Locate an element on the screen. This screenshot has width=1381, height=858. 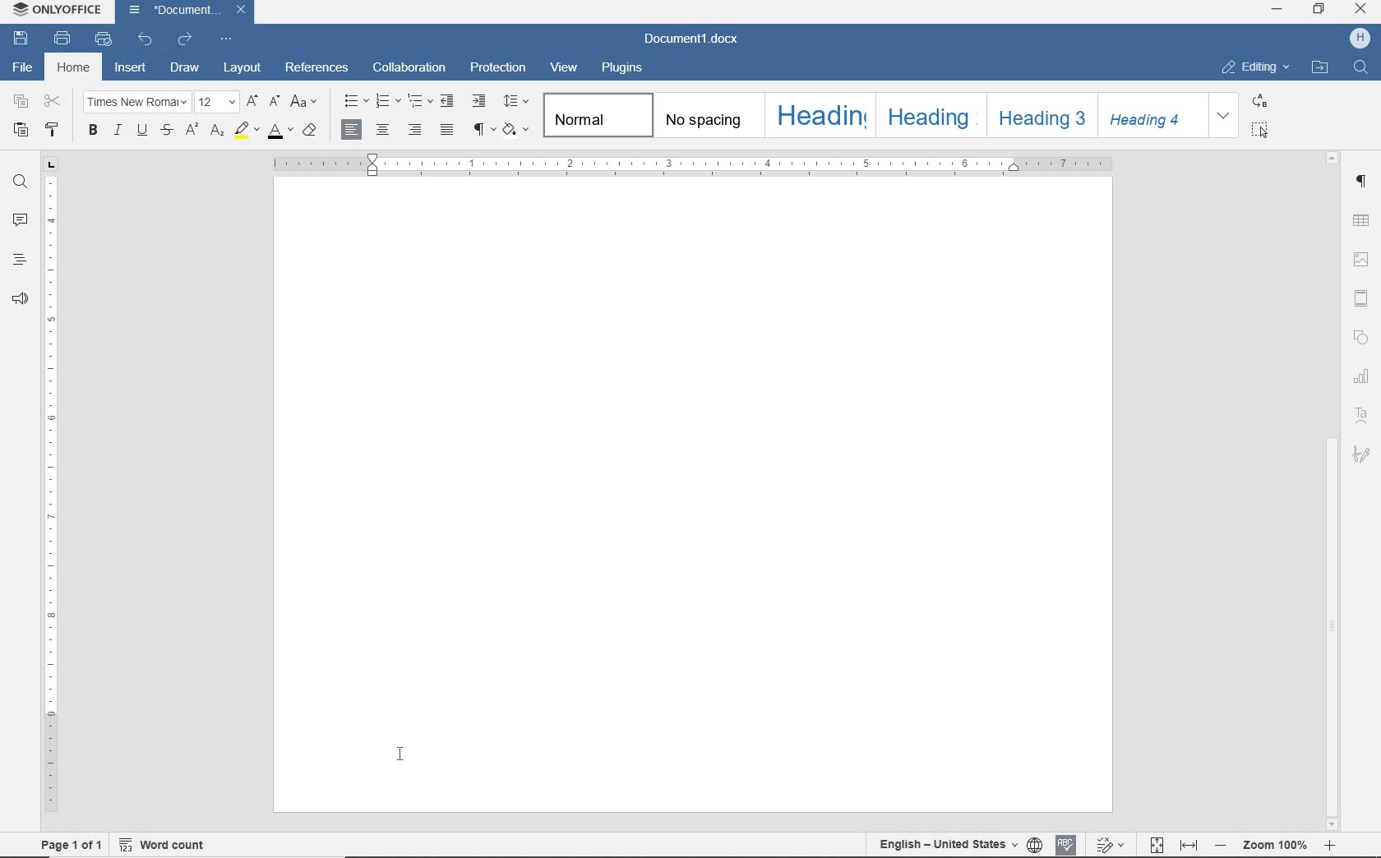
decrement font size is located at coordinates (274, 104).